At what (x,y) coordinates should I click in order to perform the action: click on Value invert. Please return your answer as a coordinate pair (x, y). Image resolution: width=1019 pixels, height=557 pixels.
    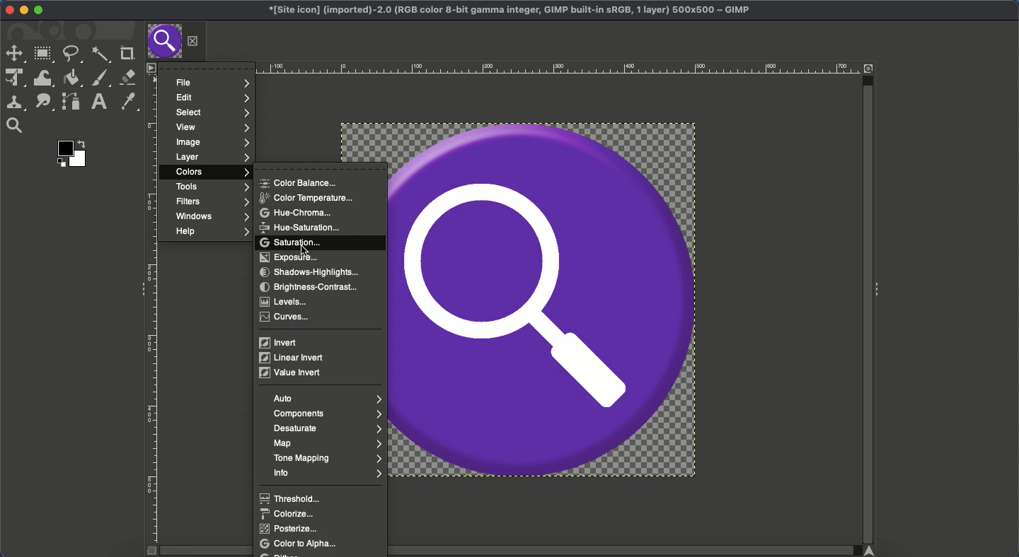
    Looking at the image, I should click on (291, 373).